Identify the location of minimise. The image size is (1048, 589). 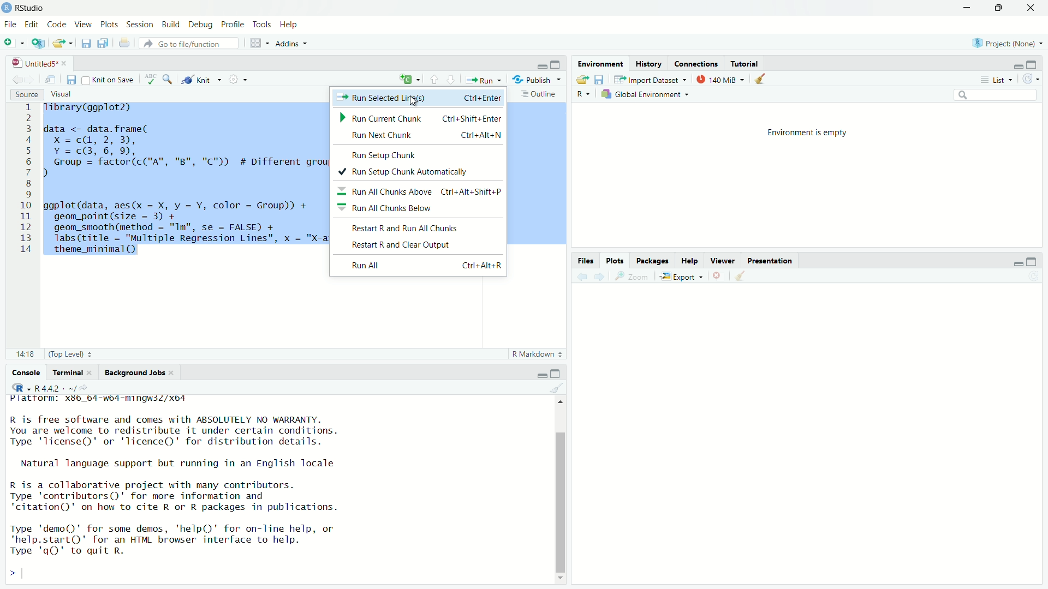
(534, 374).